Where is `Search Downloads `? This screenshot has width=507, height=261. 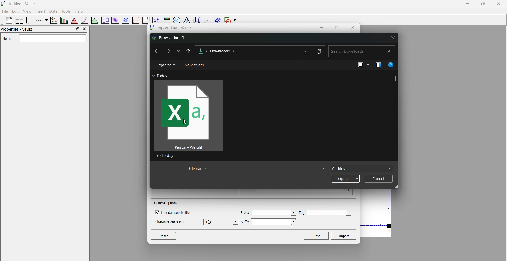 Search Downloads  is located at coordinates (361, 52).